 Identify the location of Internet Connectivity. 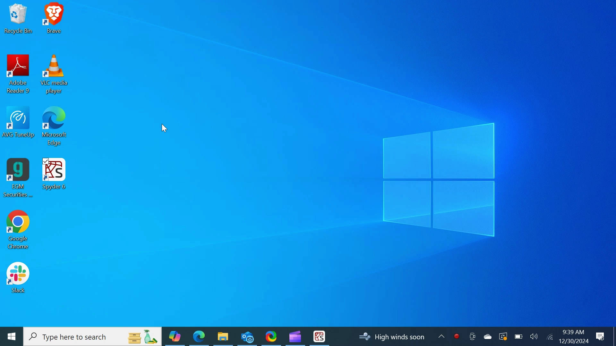
(549, 336).